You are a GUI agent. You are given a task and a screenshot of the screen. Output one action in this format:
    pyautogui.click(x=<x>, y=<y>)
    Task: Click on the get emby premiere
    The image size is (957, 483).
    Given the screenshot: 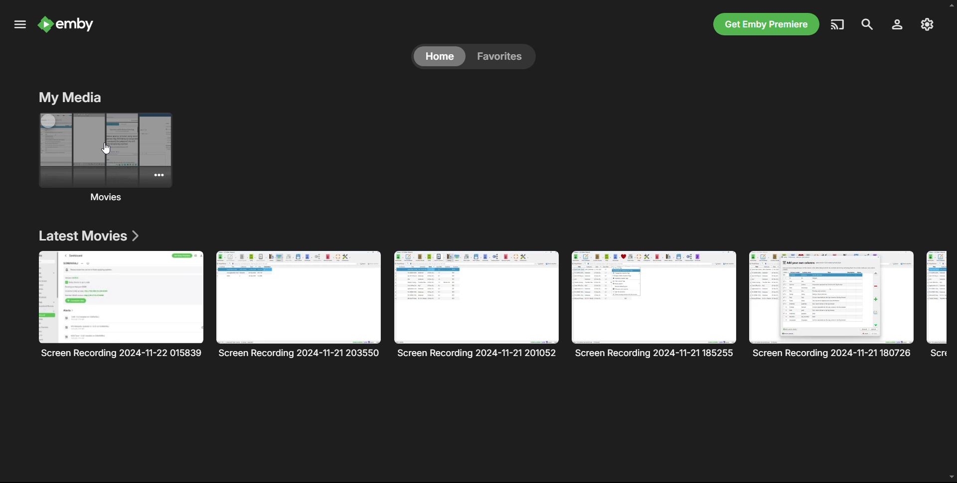 What is the action you would take?
    pyautogui.click(x=767, y=24)
    